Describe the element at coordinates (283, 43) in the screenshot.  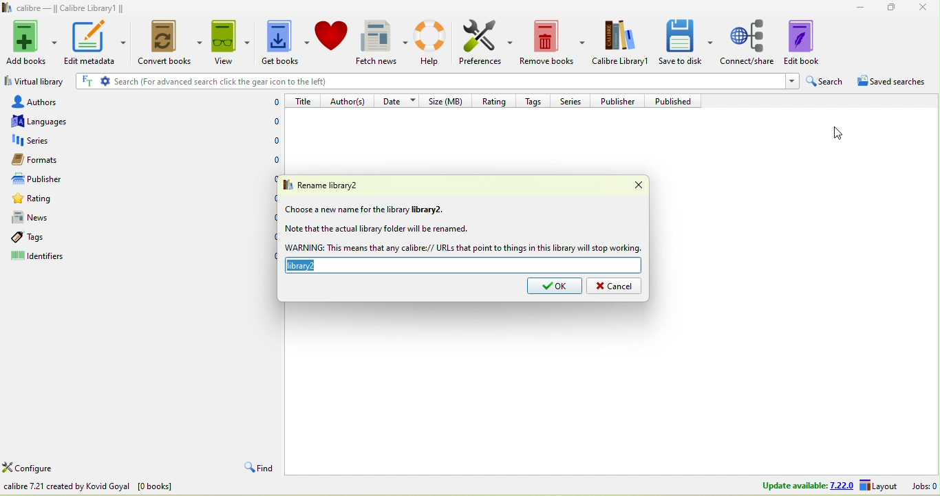
I see `get books` at that location.